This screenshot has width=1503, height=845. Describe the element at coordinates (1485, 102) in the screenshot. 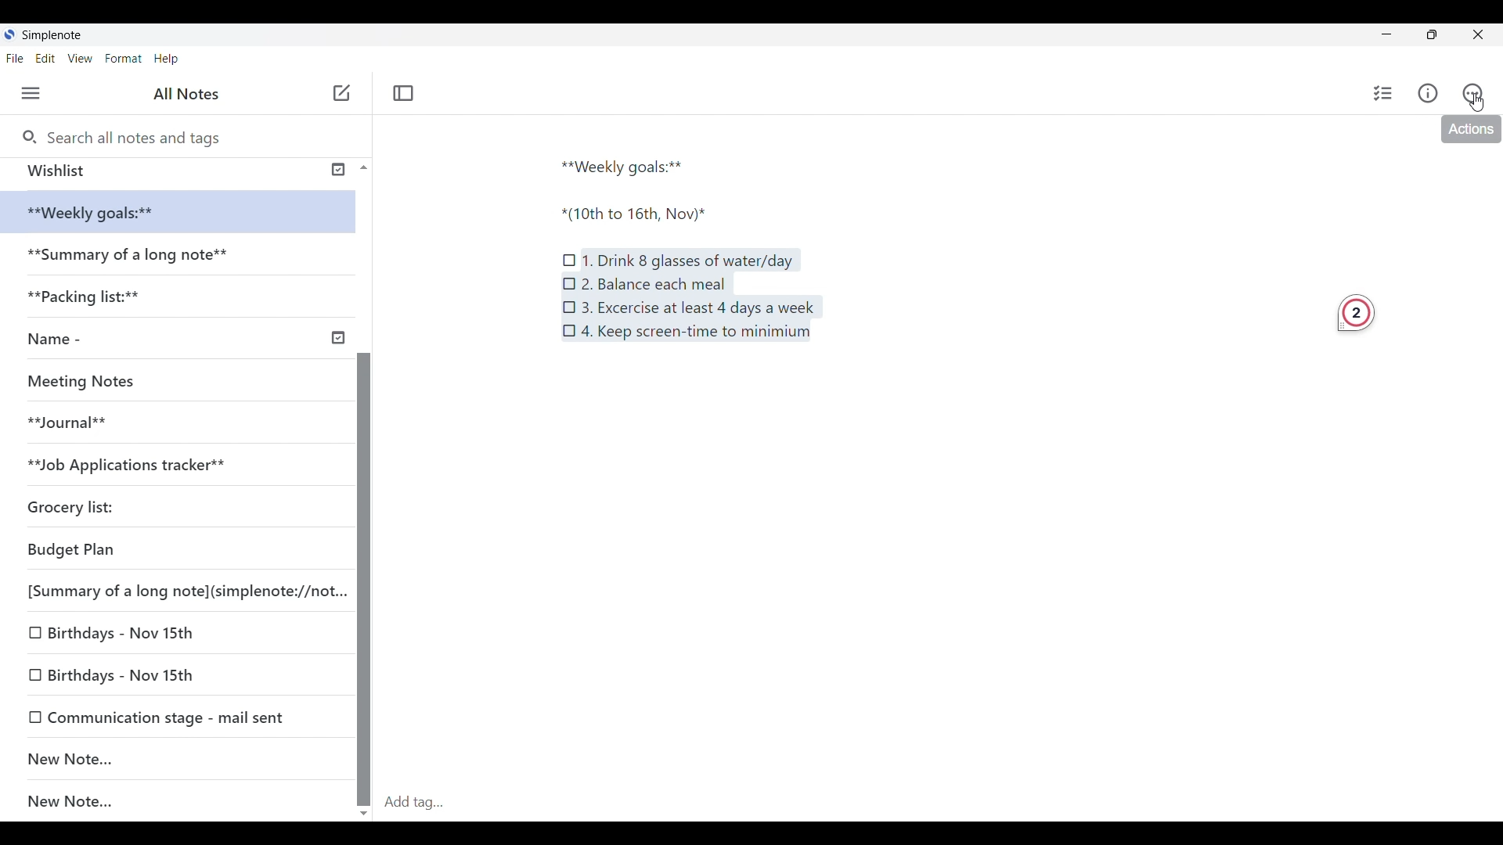

I see `cursor` at that location.